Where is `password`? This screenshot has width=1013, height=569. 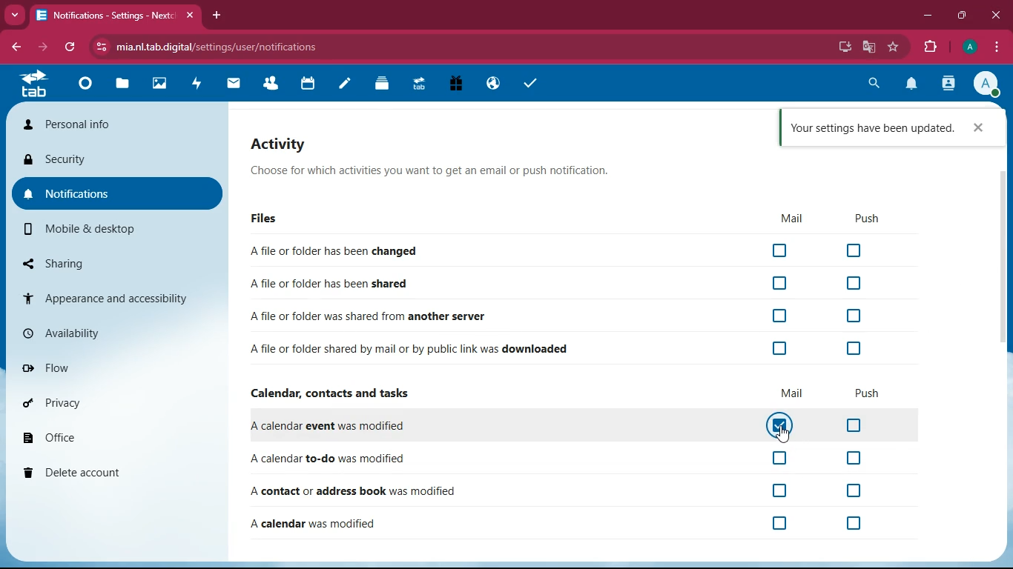 password is located at coordinates (819, 47).